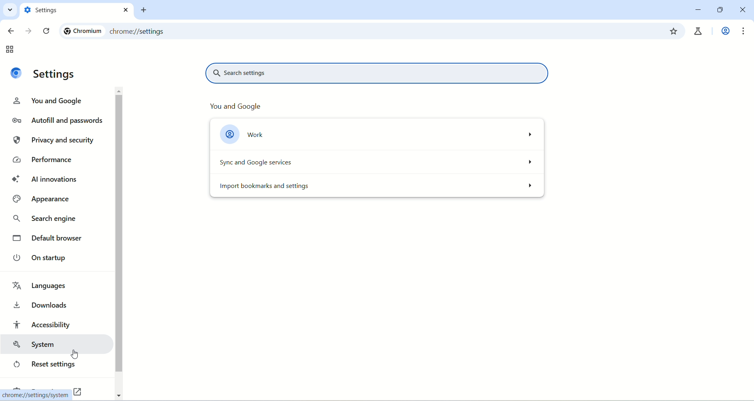 The height and width of the screenshot is (401, 754). I want to click on tab groups, so click(11, 50).